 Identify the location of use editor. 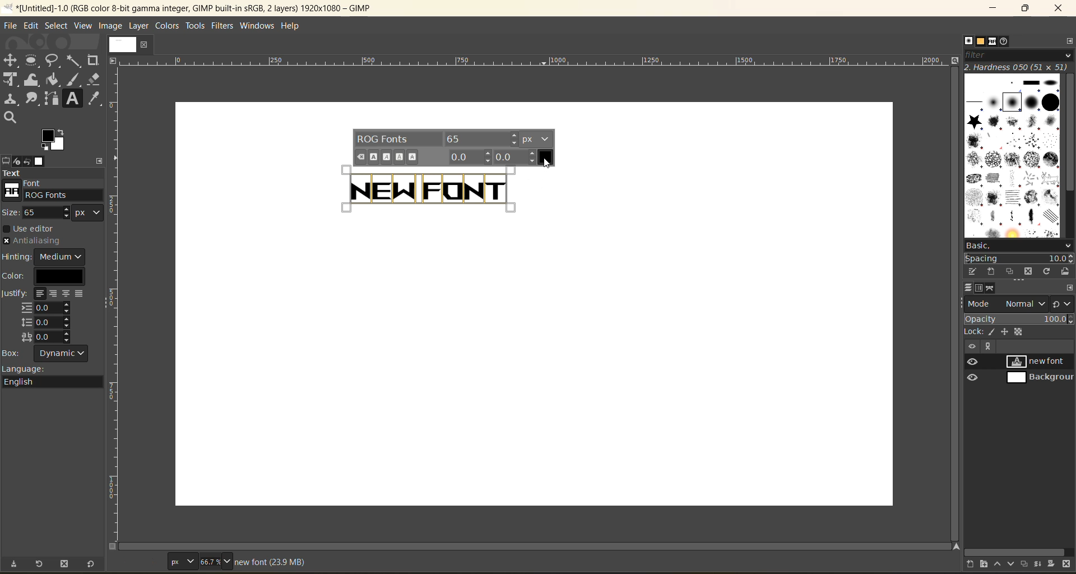
(34, 229).